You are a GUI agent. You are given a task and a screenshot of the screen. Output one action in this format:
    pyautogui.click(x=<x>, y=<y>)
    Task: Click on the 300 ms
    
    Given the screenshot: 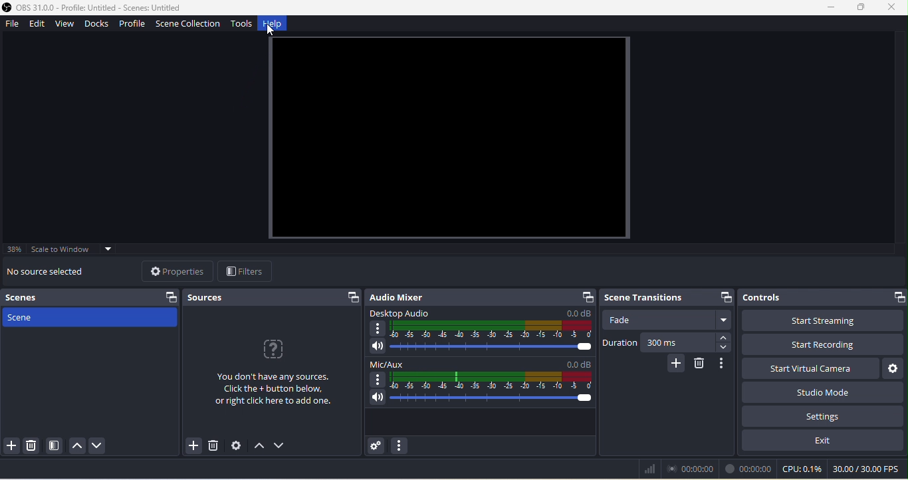 What is the action you would take?
    pyautogui.click(x=691, y=344)
    